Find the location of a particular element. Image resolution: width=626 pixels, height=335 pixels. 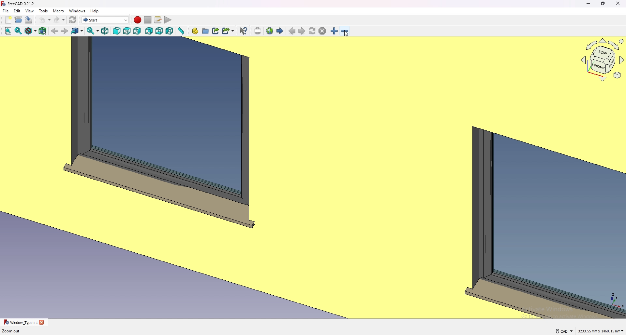

previous page is located at coordinates (292, 31).